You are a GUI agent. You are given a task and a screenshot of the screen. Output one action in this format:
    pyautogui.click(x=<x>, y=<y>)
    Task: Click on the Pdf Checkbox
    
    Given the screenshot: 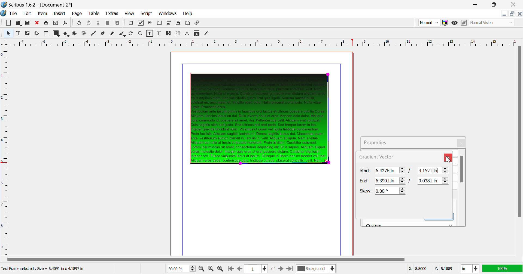 What is the action you would take?
    pyautogui.click(x=141, y=24)
    